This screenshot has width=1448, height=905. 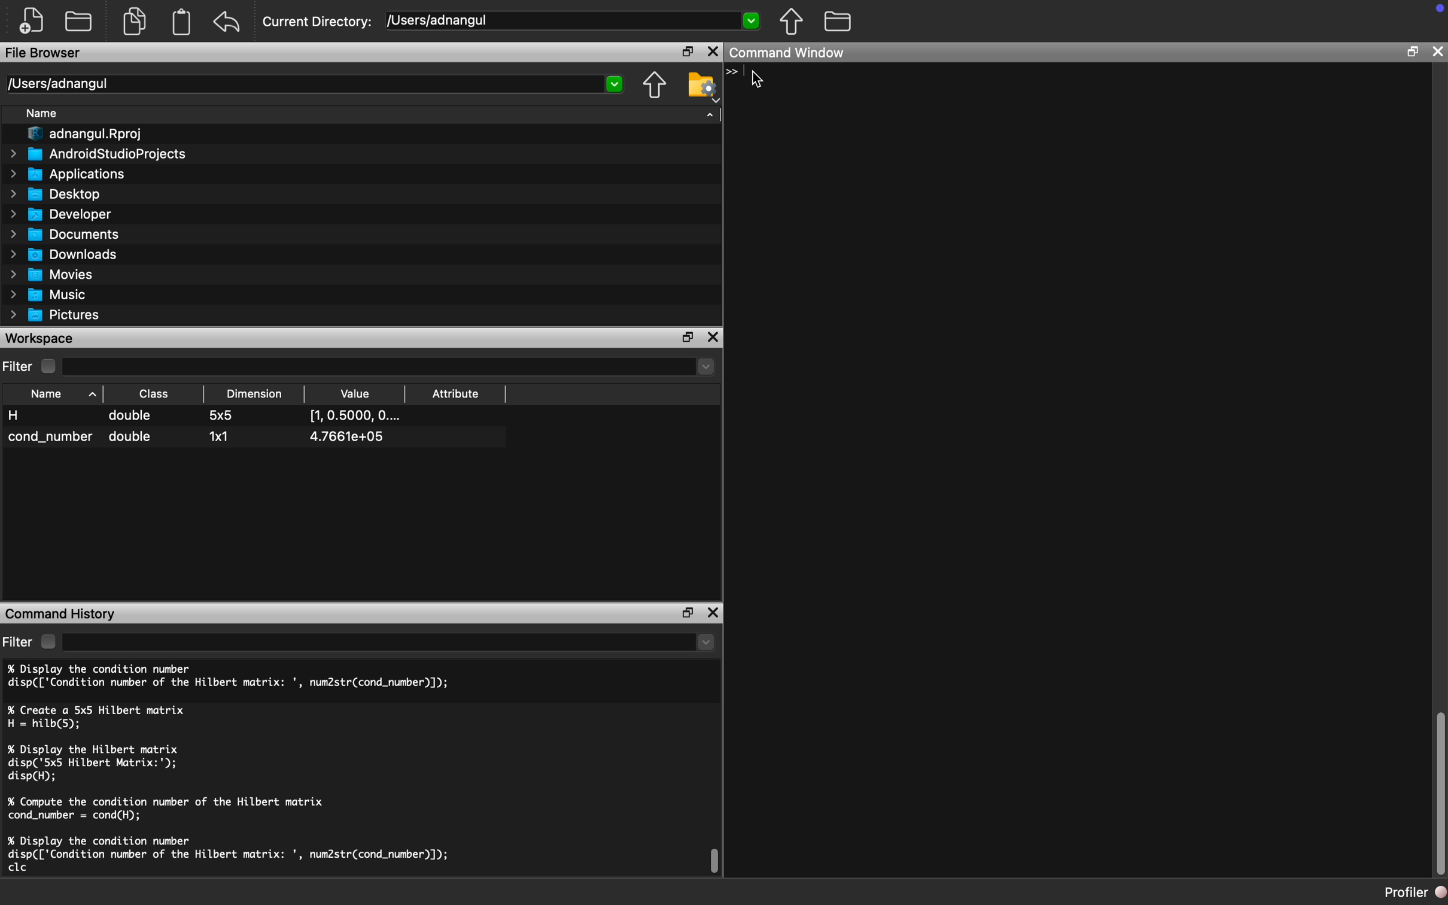 I want to click on Clipboard, so click(x=182, y=21).